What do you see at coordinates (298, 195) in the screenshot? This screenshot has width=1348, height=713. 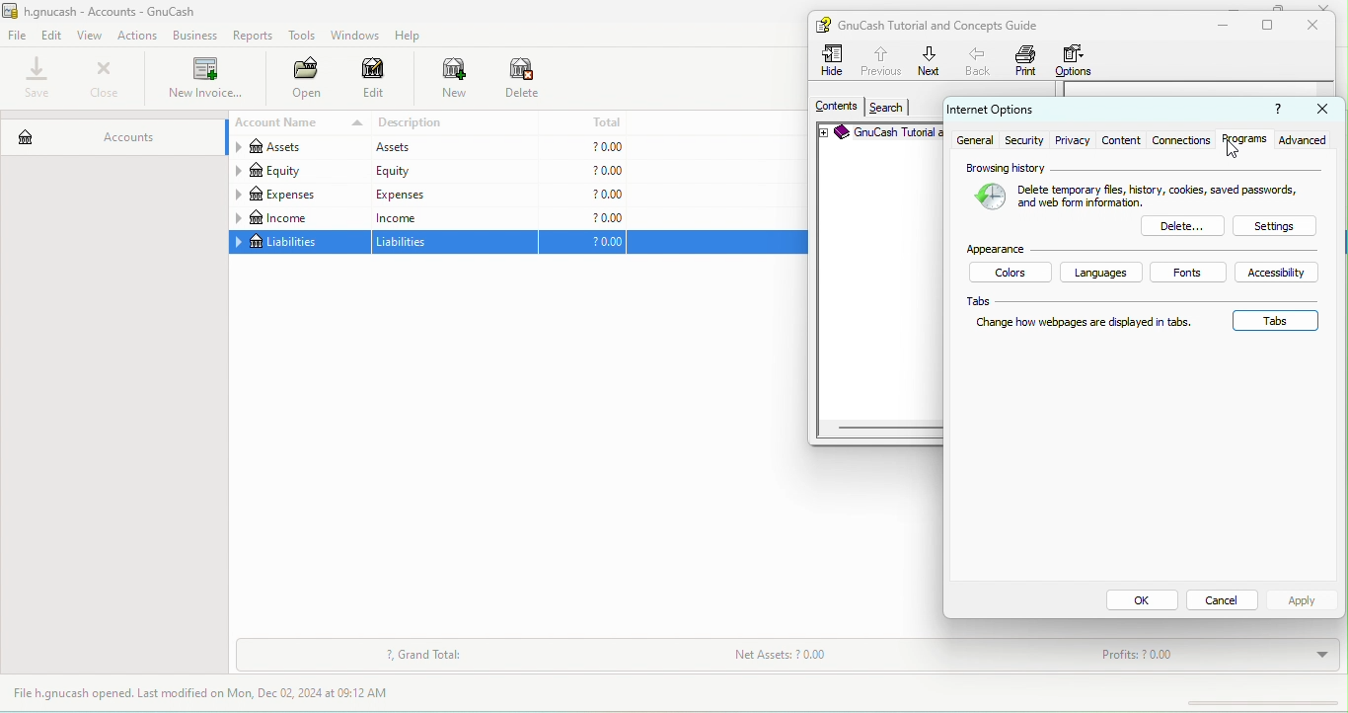 I see `expenses` at bounding box center [298, 195].